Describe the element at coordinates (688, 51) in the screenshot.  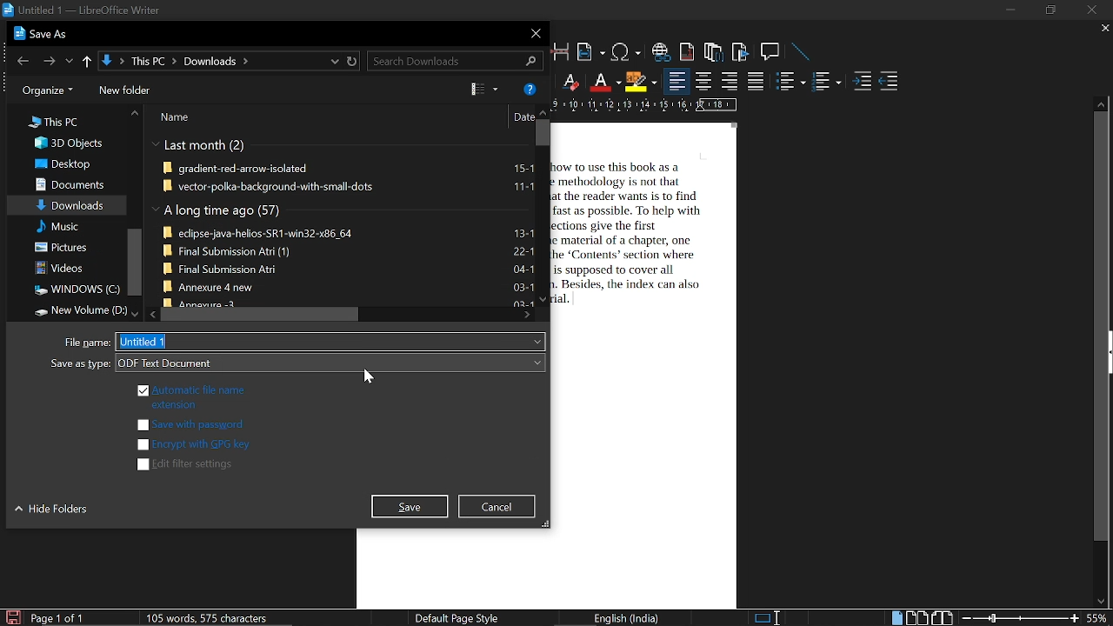
I see `insert footnote` at that location.